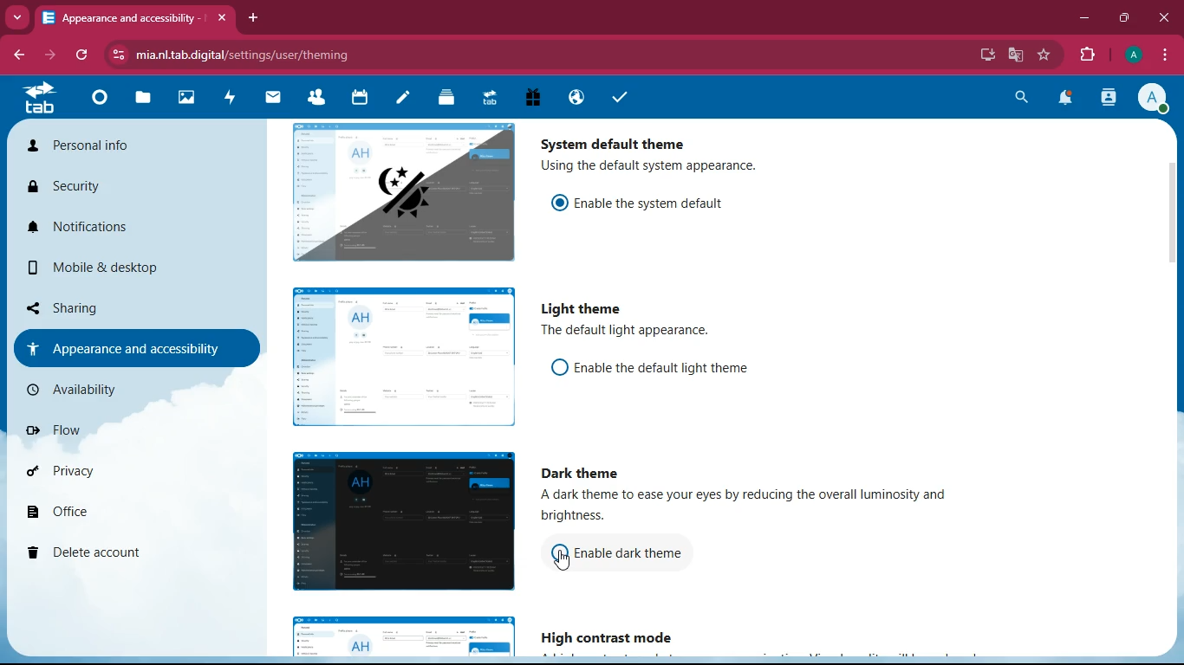  What do you see at coordinates (404, 190) in the screenshot?
I see `image` at bounding box center [404, 190].